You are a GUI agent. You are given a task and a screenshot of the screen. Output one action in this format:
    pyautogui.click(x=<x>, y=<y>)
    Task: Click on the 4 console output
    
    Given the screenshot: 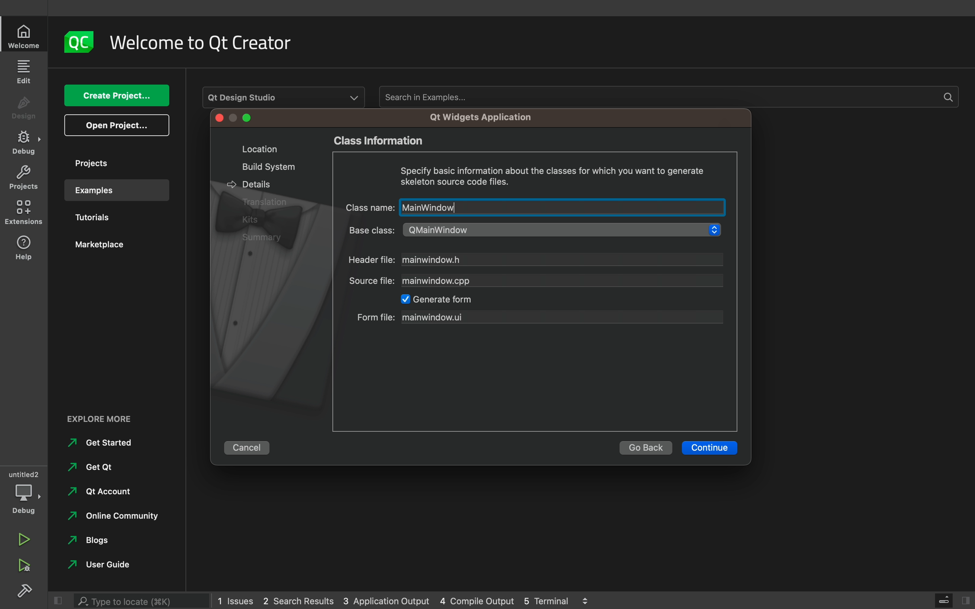 What is the action you would take?
    pyautogui.click(x=479, y=601)
    